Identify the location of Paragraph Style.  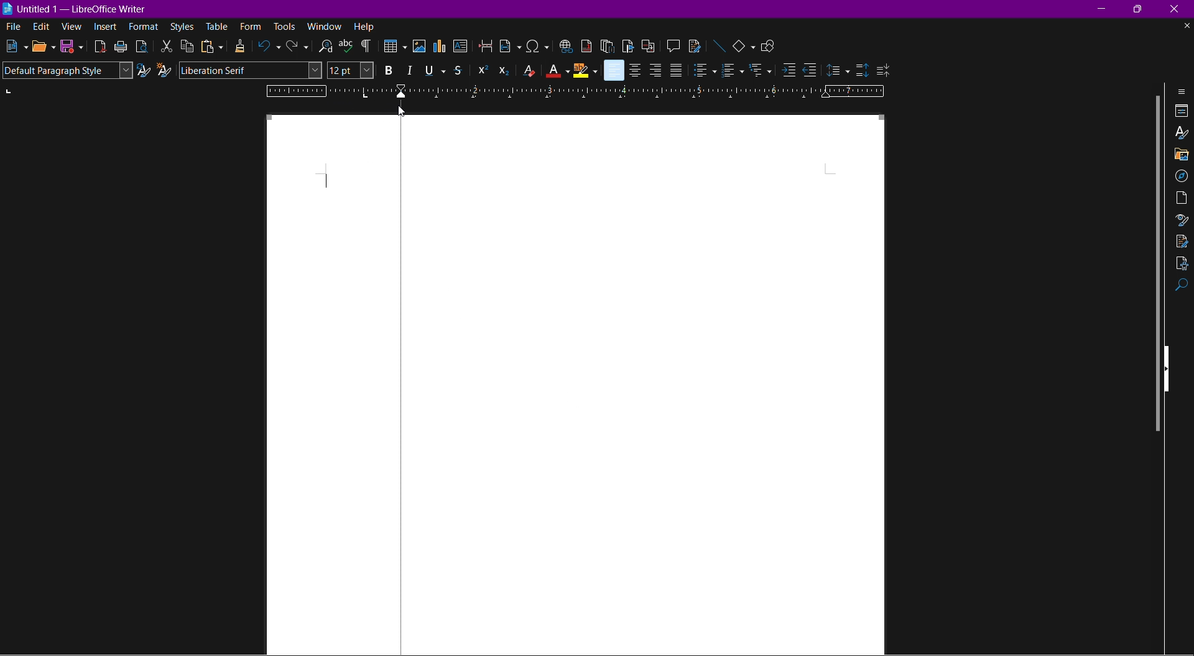
(67, 70).